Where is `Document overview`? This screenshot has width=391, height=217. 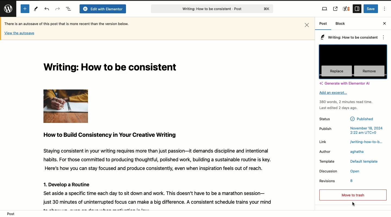
Document overview is located at coordinates (69, 9).